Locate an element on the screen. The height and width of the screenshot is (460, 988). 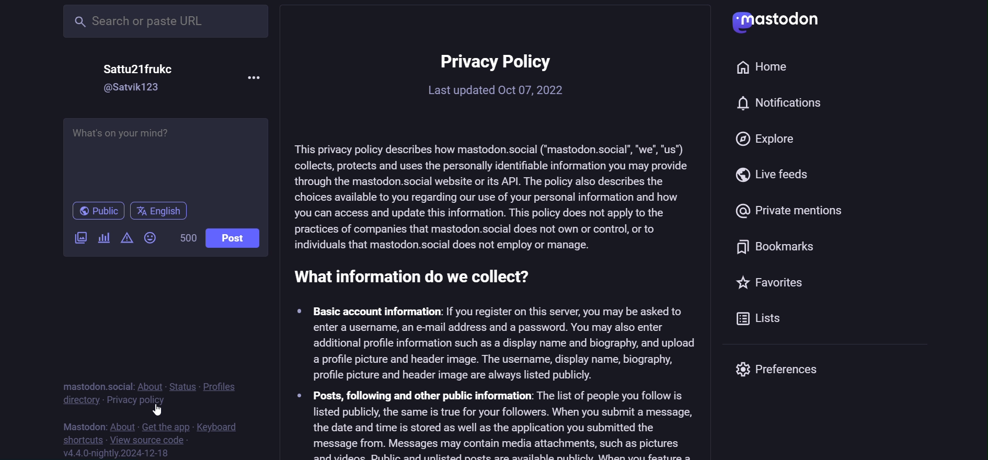
@satvik123 is located at coordinates (129, 87).